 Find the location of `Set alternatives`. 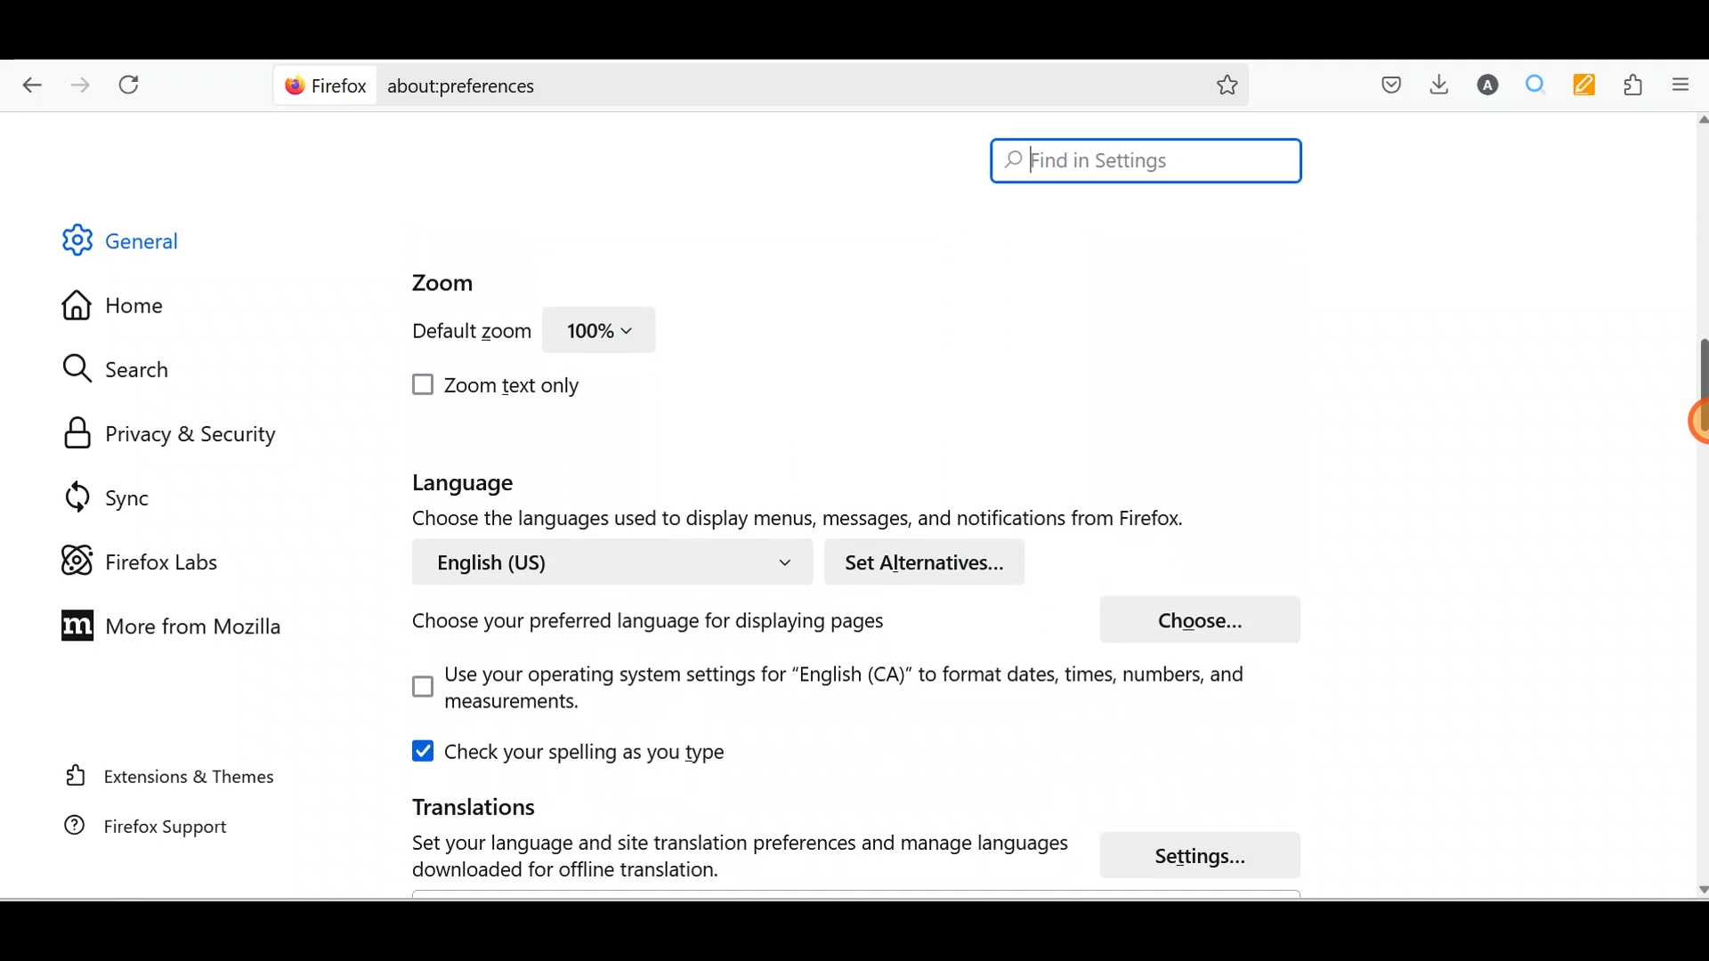

Set alternatives is located at coordinates (931, 562).